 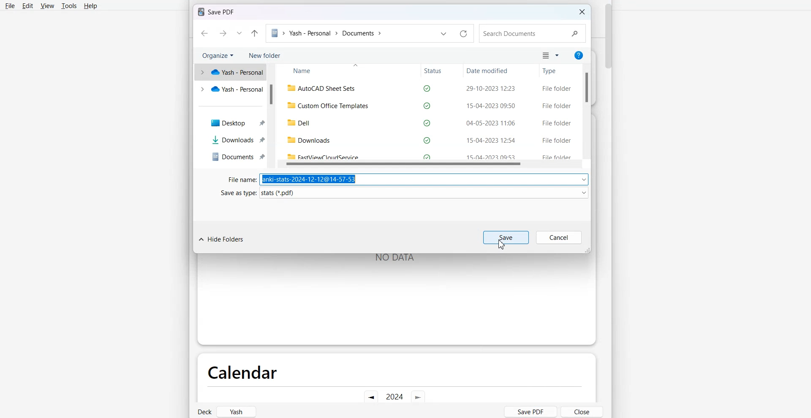 I want to click on Close, so click(x=582, y=412).